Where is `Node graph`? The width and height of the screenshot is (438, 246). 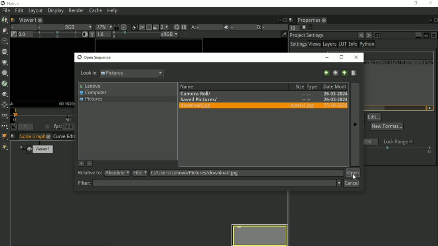 Node graph is located at coordinates (35, 137).